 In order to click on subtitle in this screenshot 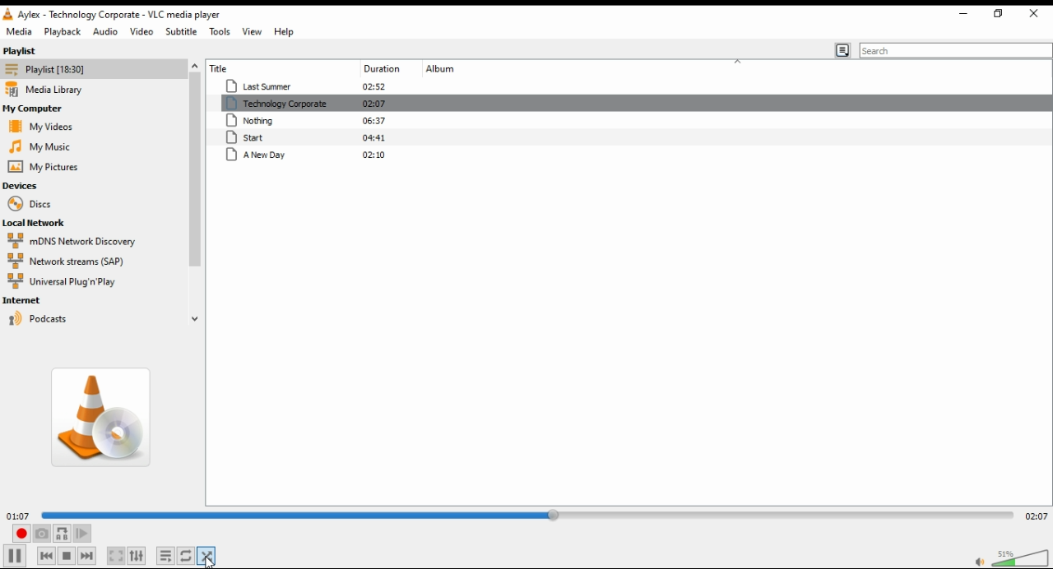, I will do `click(179, 34)`.